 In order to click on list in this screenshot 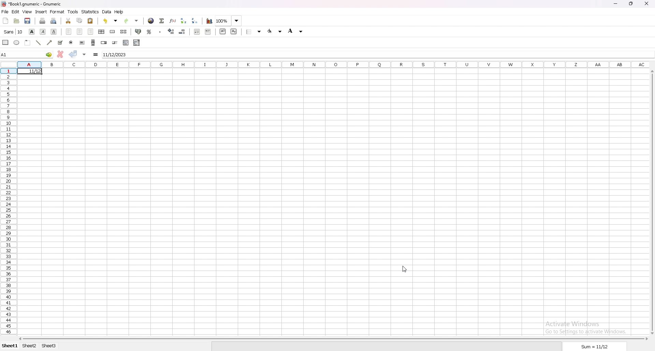, I will do `click(126, 43)`.